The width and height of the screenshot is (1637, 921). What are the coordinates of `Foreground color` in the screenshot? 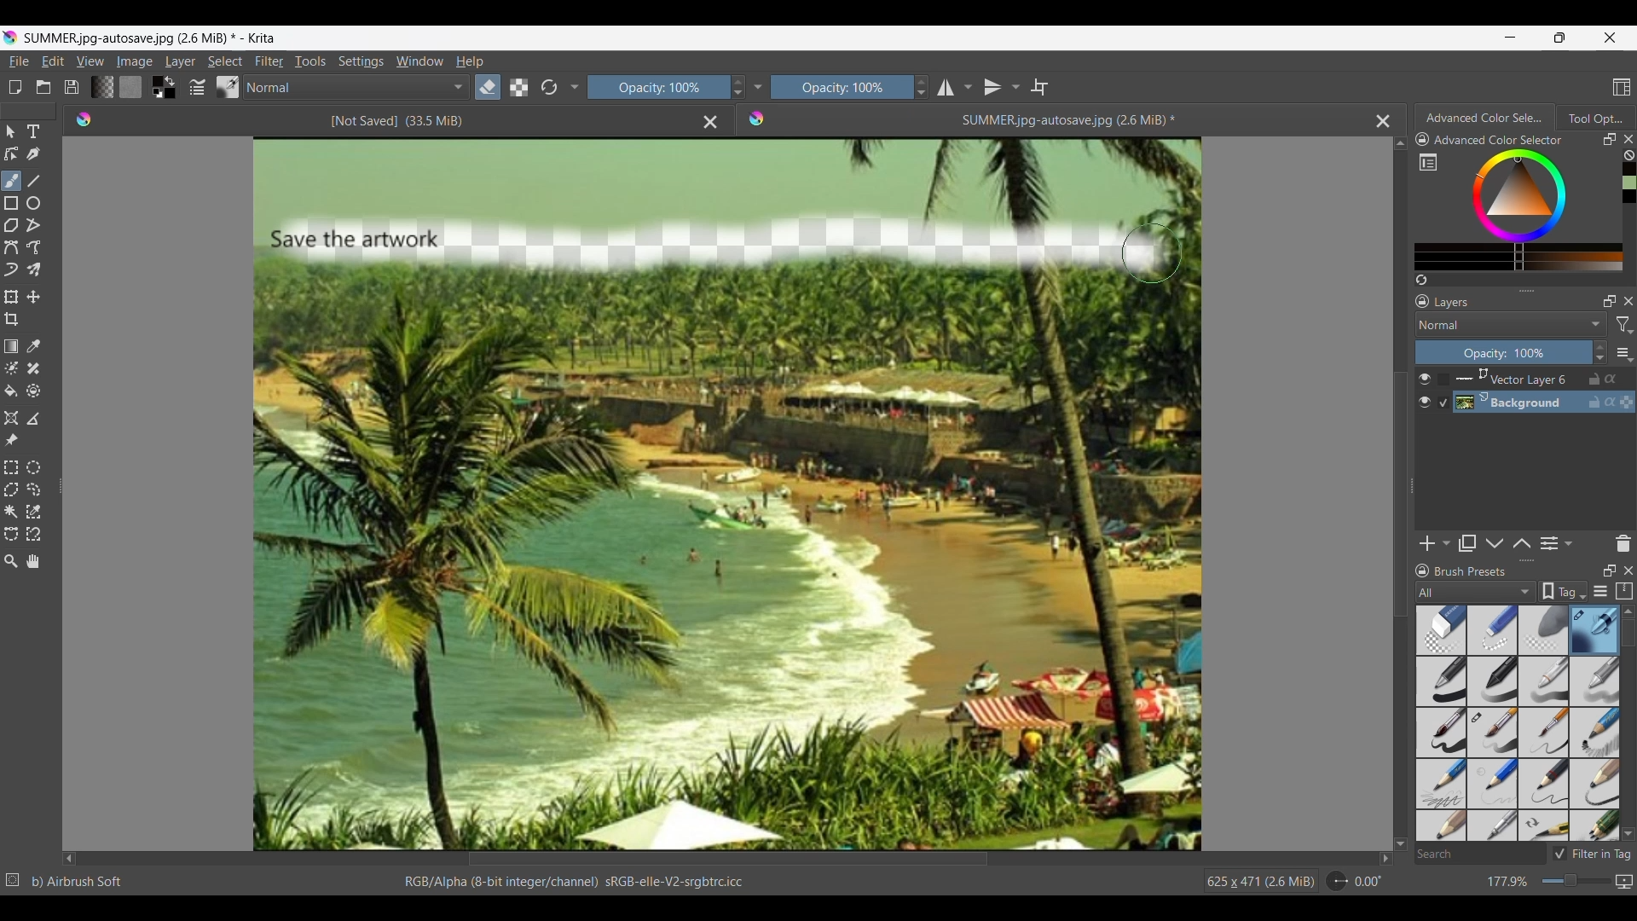 It's located at (154, 80).